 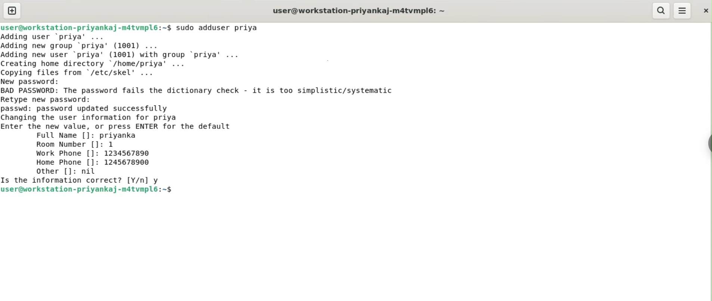 I want to click on new tab, so click(x=12, y=10).